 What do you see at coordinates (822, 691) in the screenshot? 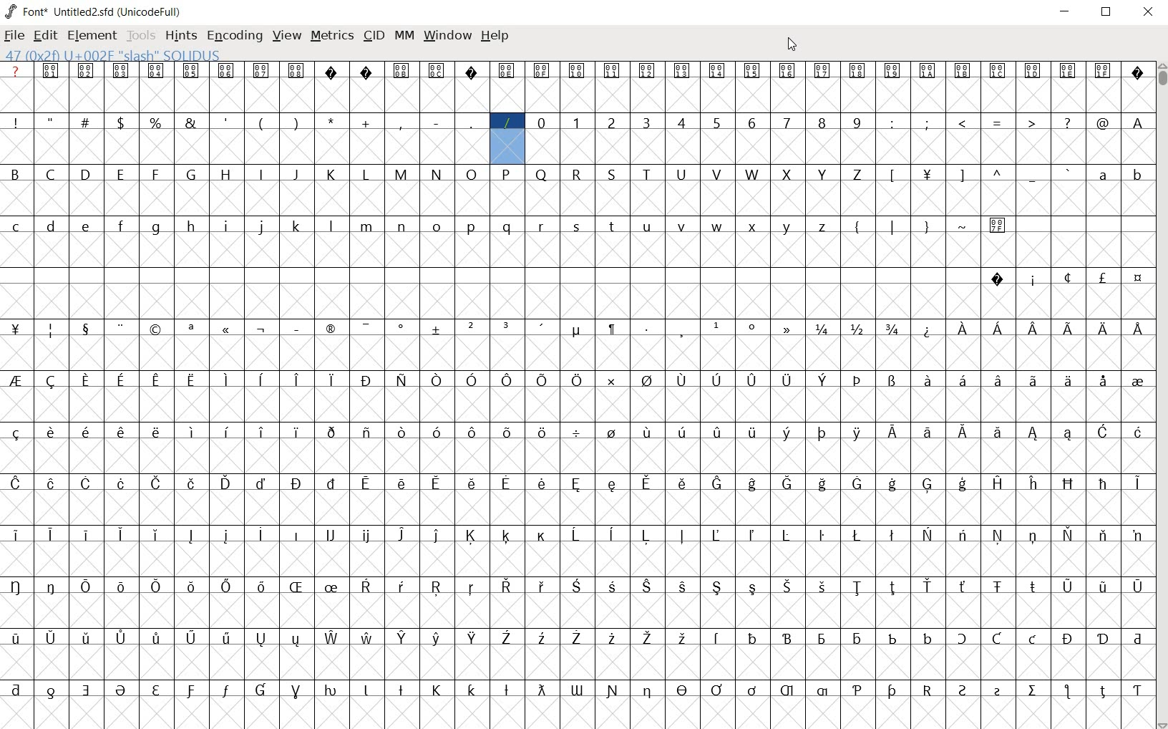
I see `glyph` at bounding box center [822, 691].